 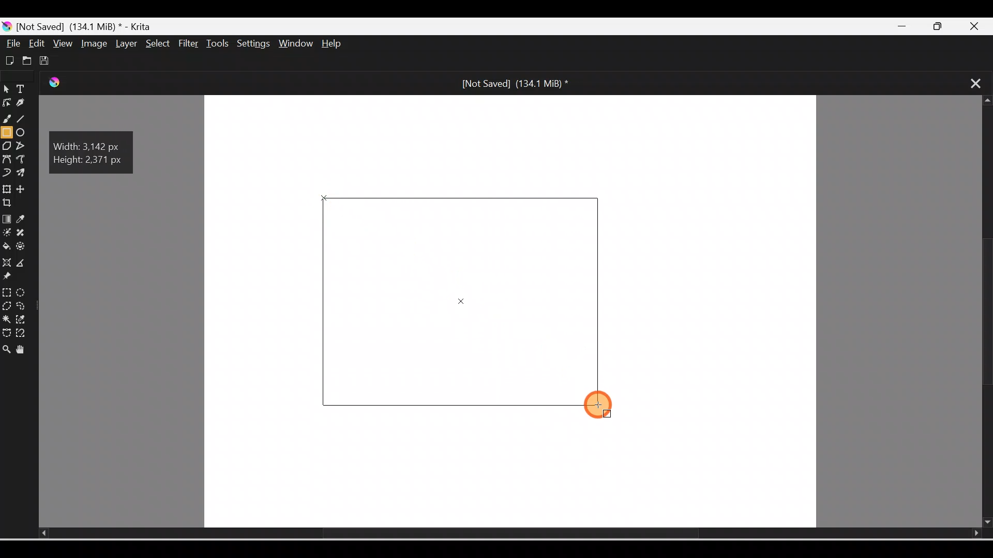 What do you see at coordinates (970, 82) in the screenshot?
I see `Close tab` at bounding box center [970, 82].